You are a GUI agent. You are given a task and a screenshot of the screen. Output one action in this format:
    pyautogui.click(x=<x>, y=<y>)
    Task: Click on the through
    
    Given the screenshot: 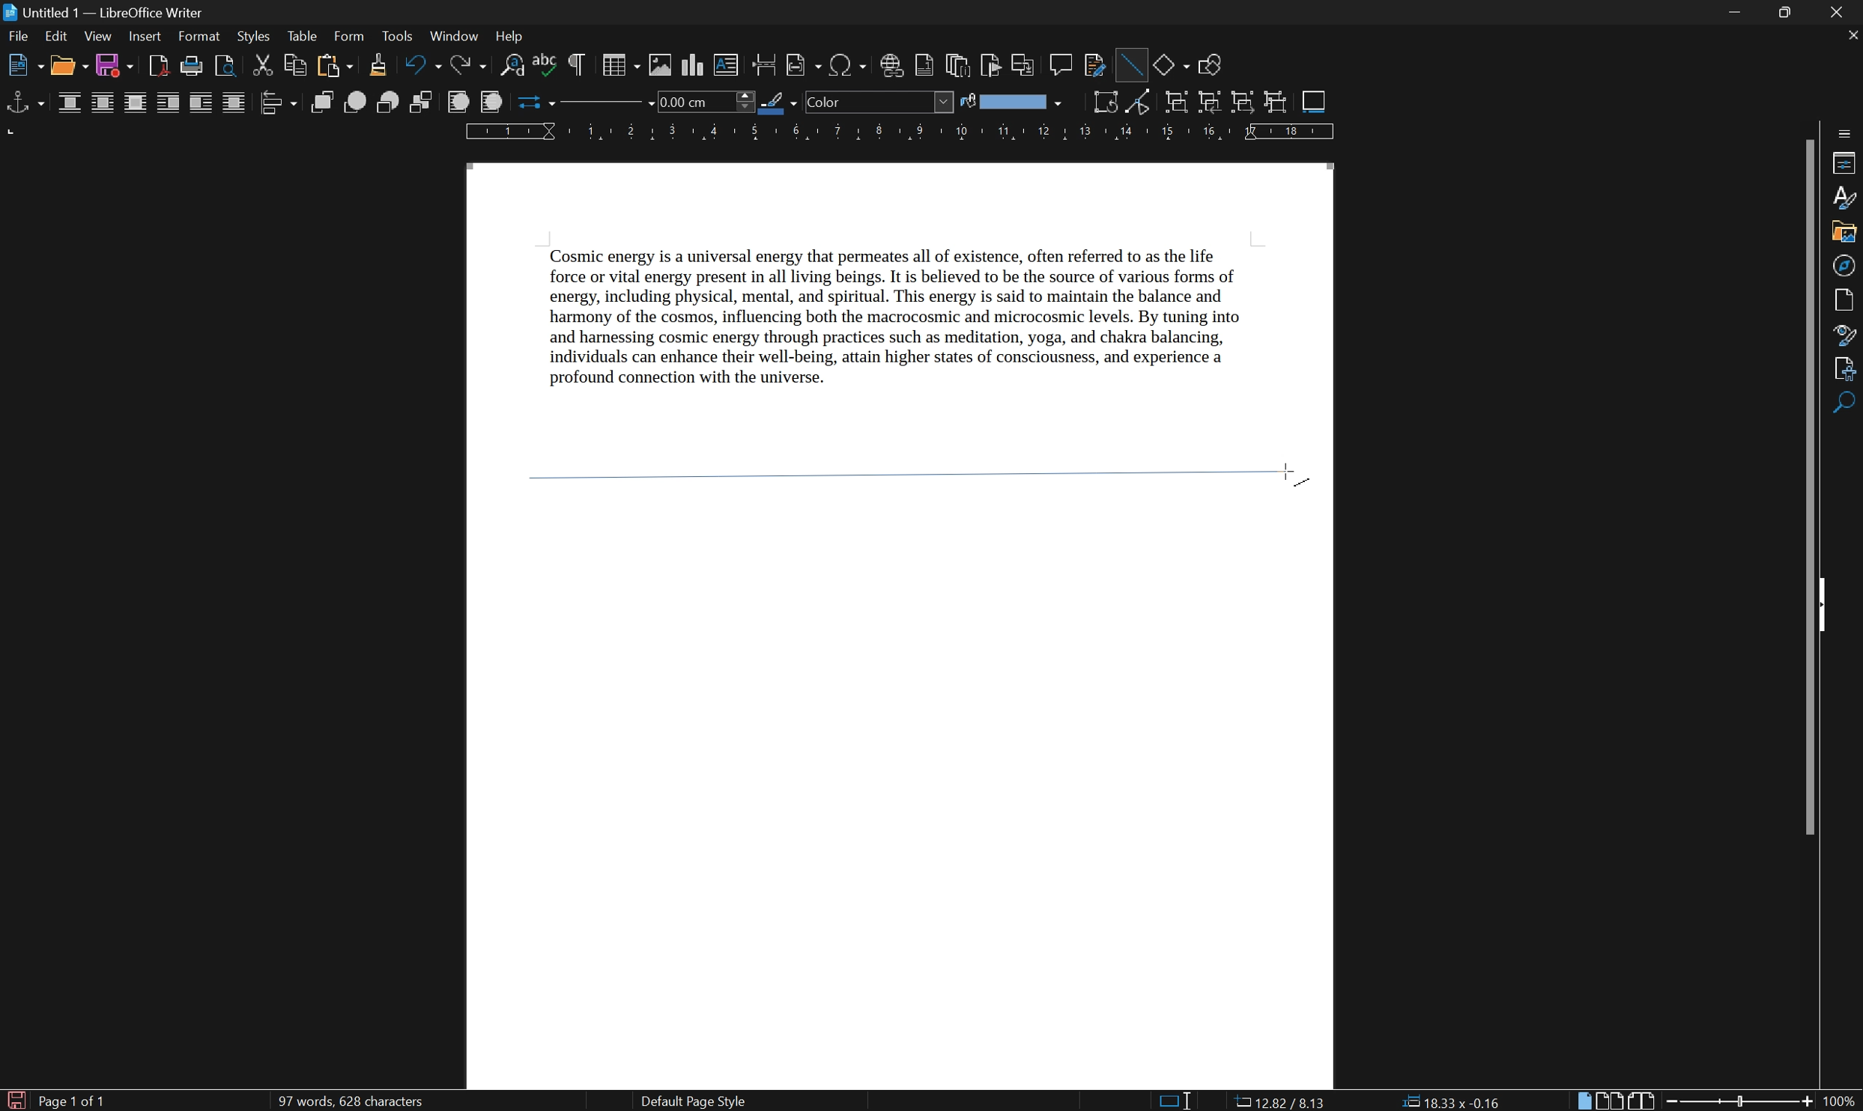 What is the action you would take?
    pyautogui.click(x=234, y=103)
    